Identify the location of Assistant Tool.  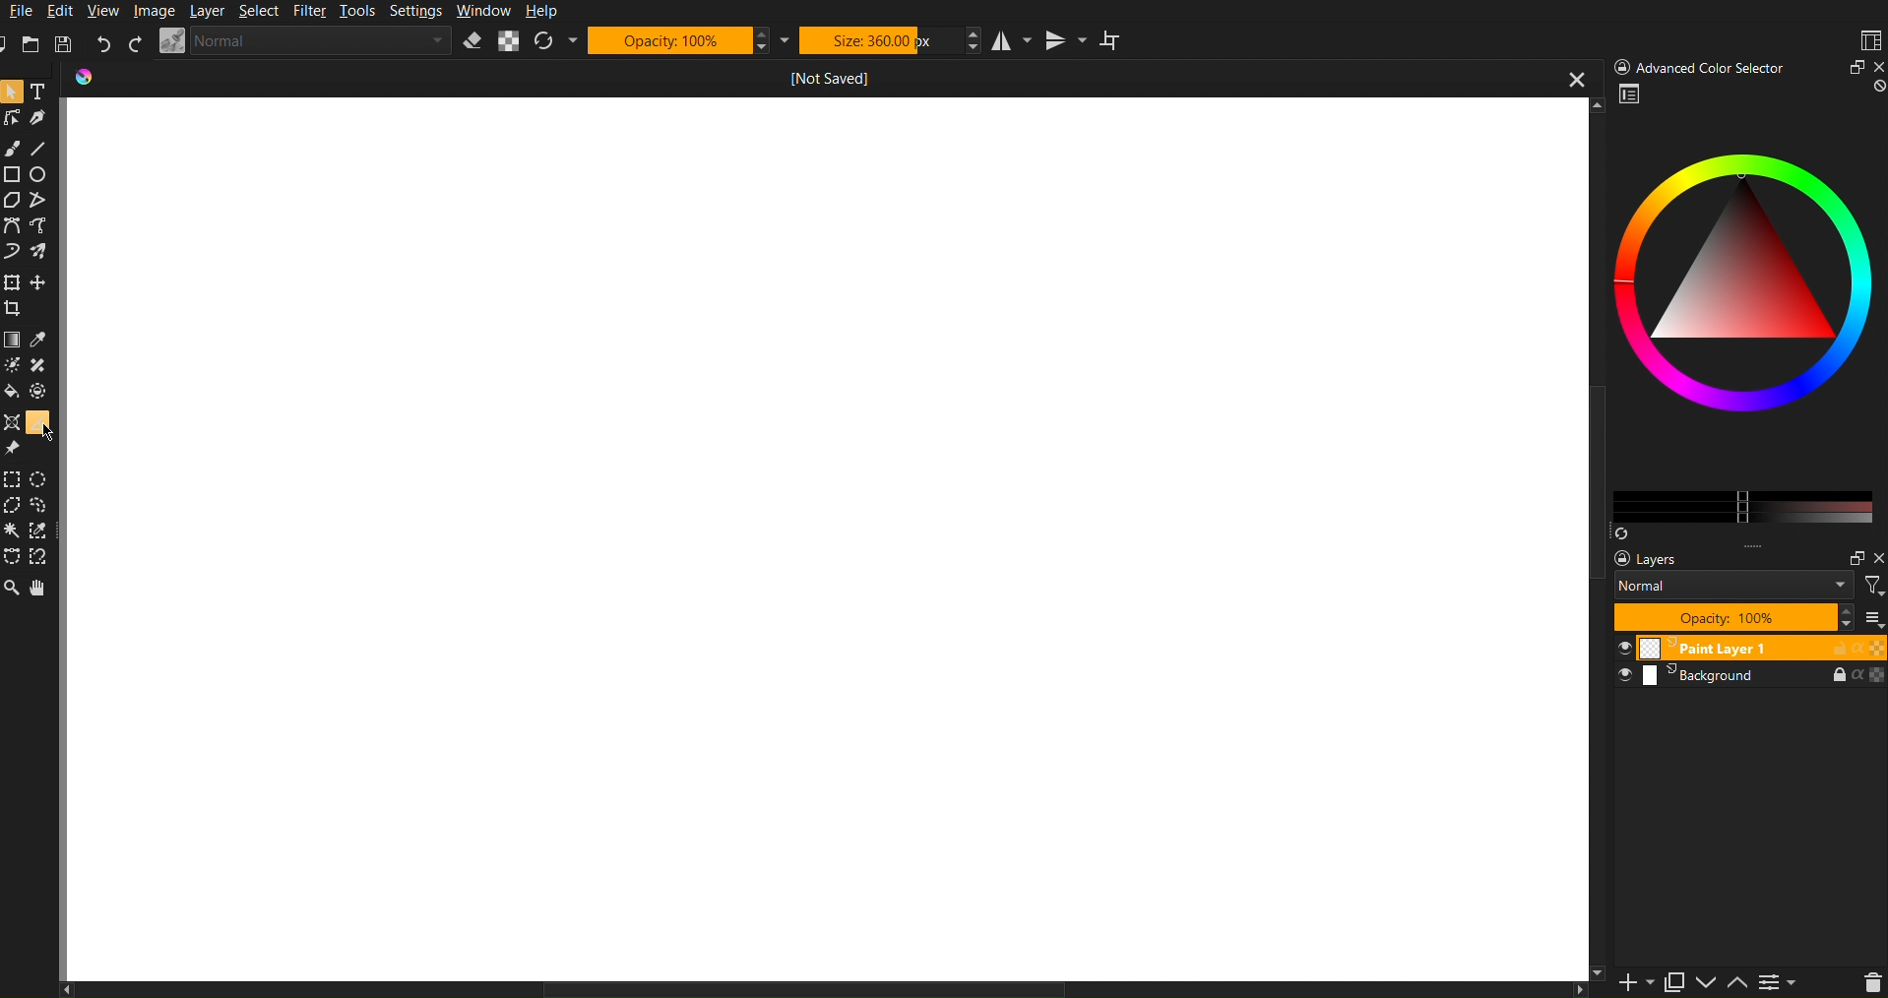
(12, 420).